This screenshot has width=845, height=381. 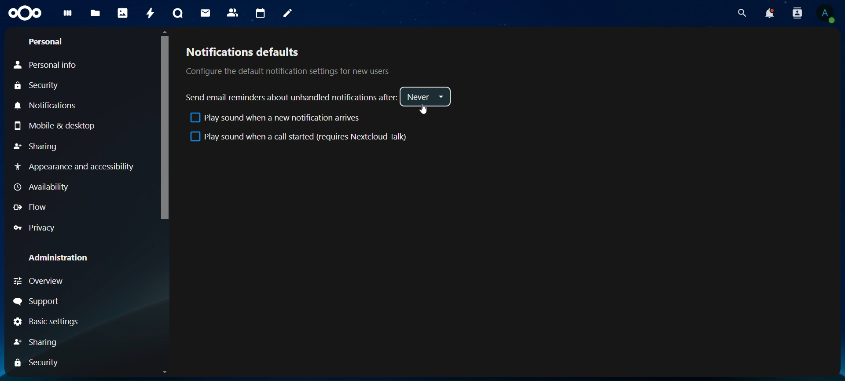 What do you see at coordinates (45, 66) in the screenshot?
I see `Personal Info` at bounding box center [45, 66].